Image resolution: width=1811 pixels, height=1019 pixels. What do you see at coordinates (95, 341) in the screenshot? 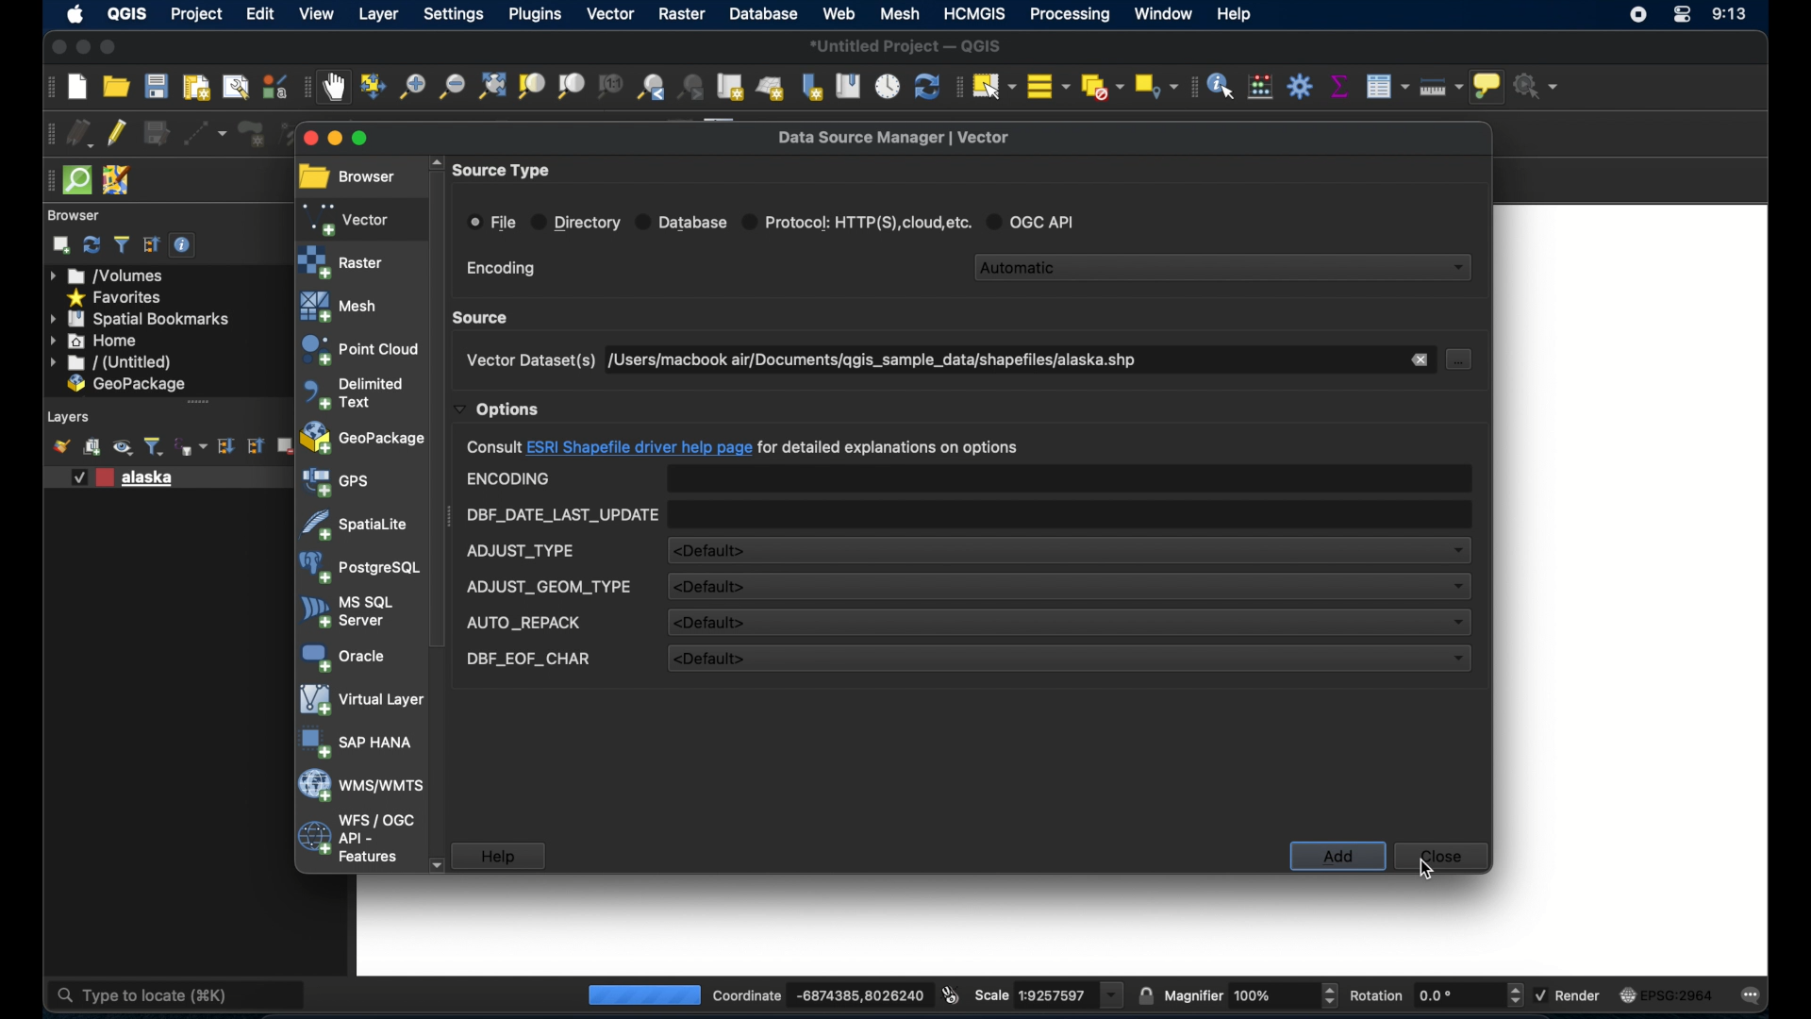
I see `home` at bounding box center [95, 341].